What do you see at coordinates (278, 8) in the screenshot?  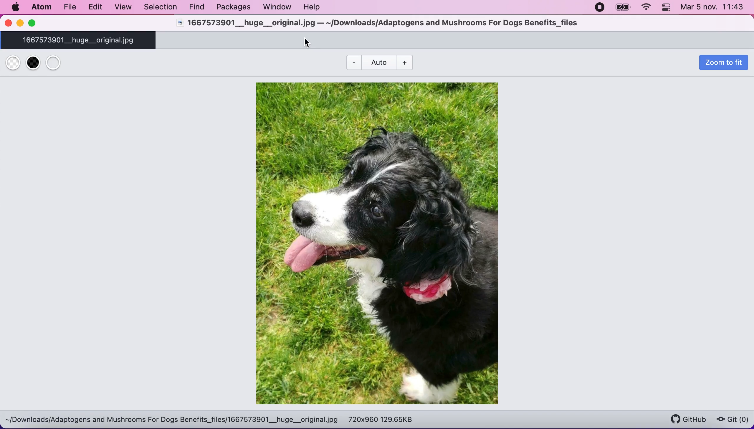 I see `window` at bounding box center [278, 8].